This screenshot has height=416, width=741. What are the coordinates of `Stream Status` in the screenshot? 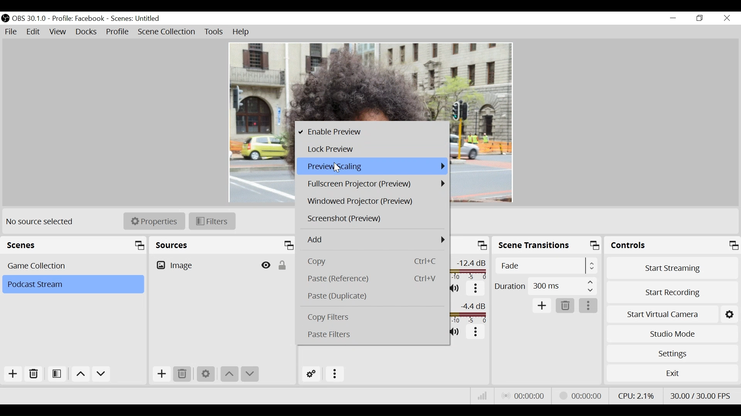 It's located at (580, 396).